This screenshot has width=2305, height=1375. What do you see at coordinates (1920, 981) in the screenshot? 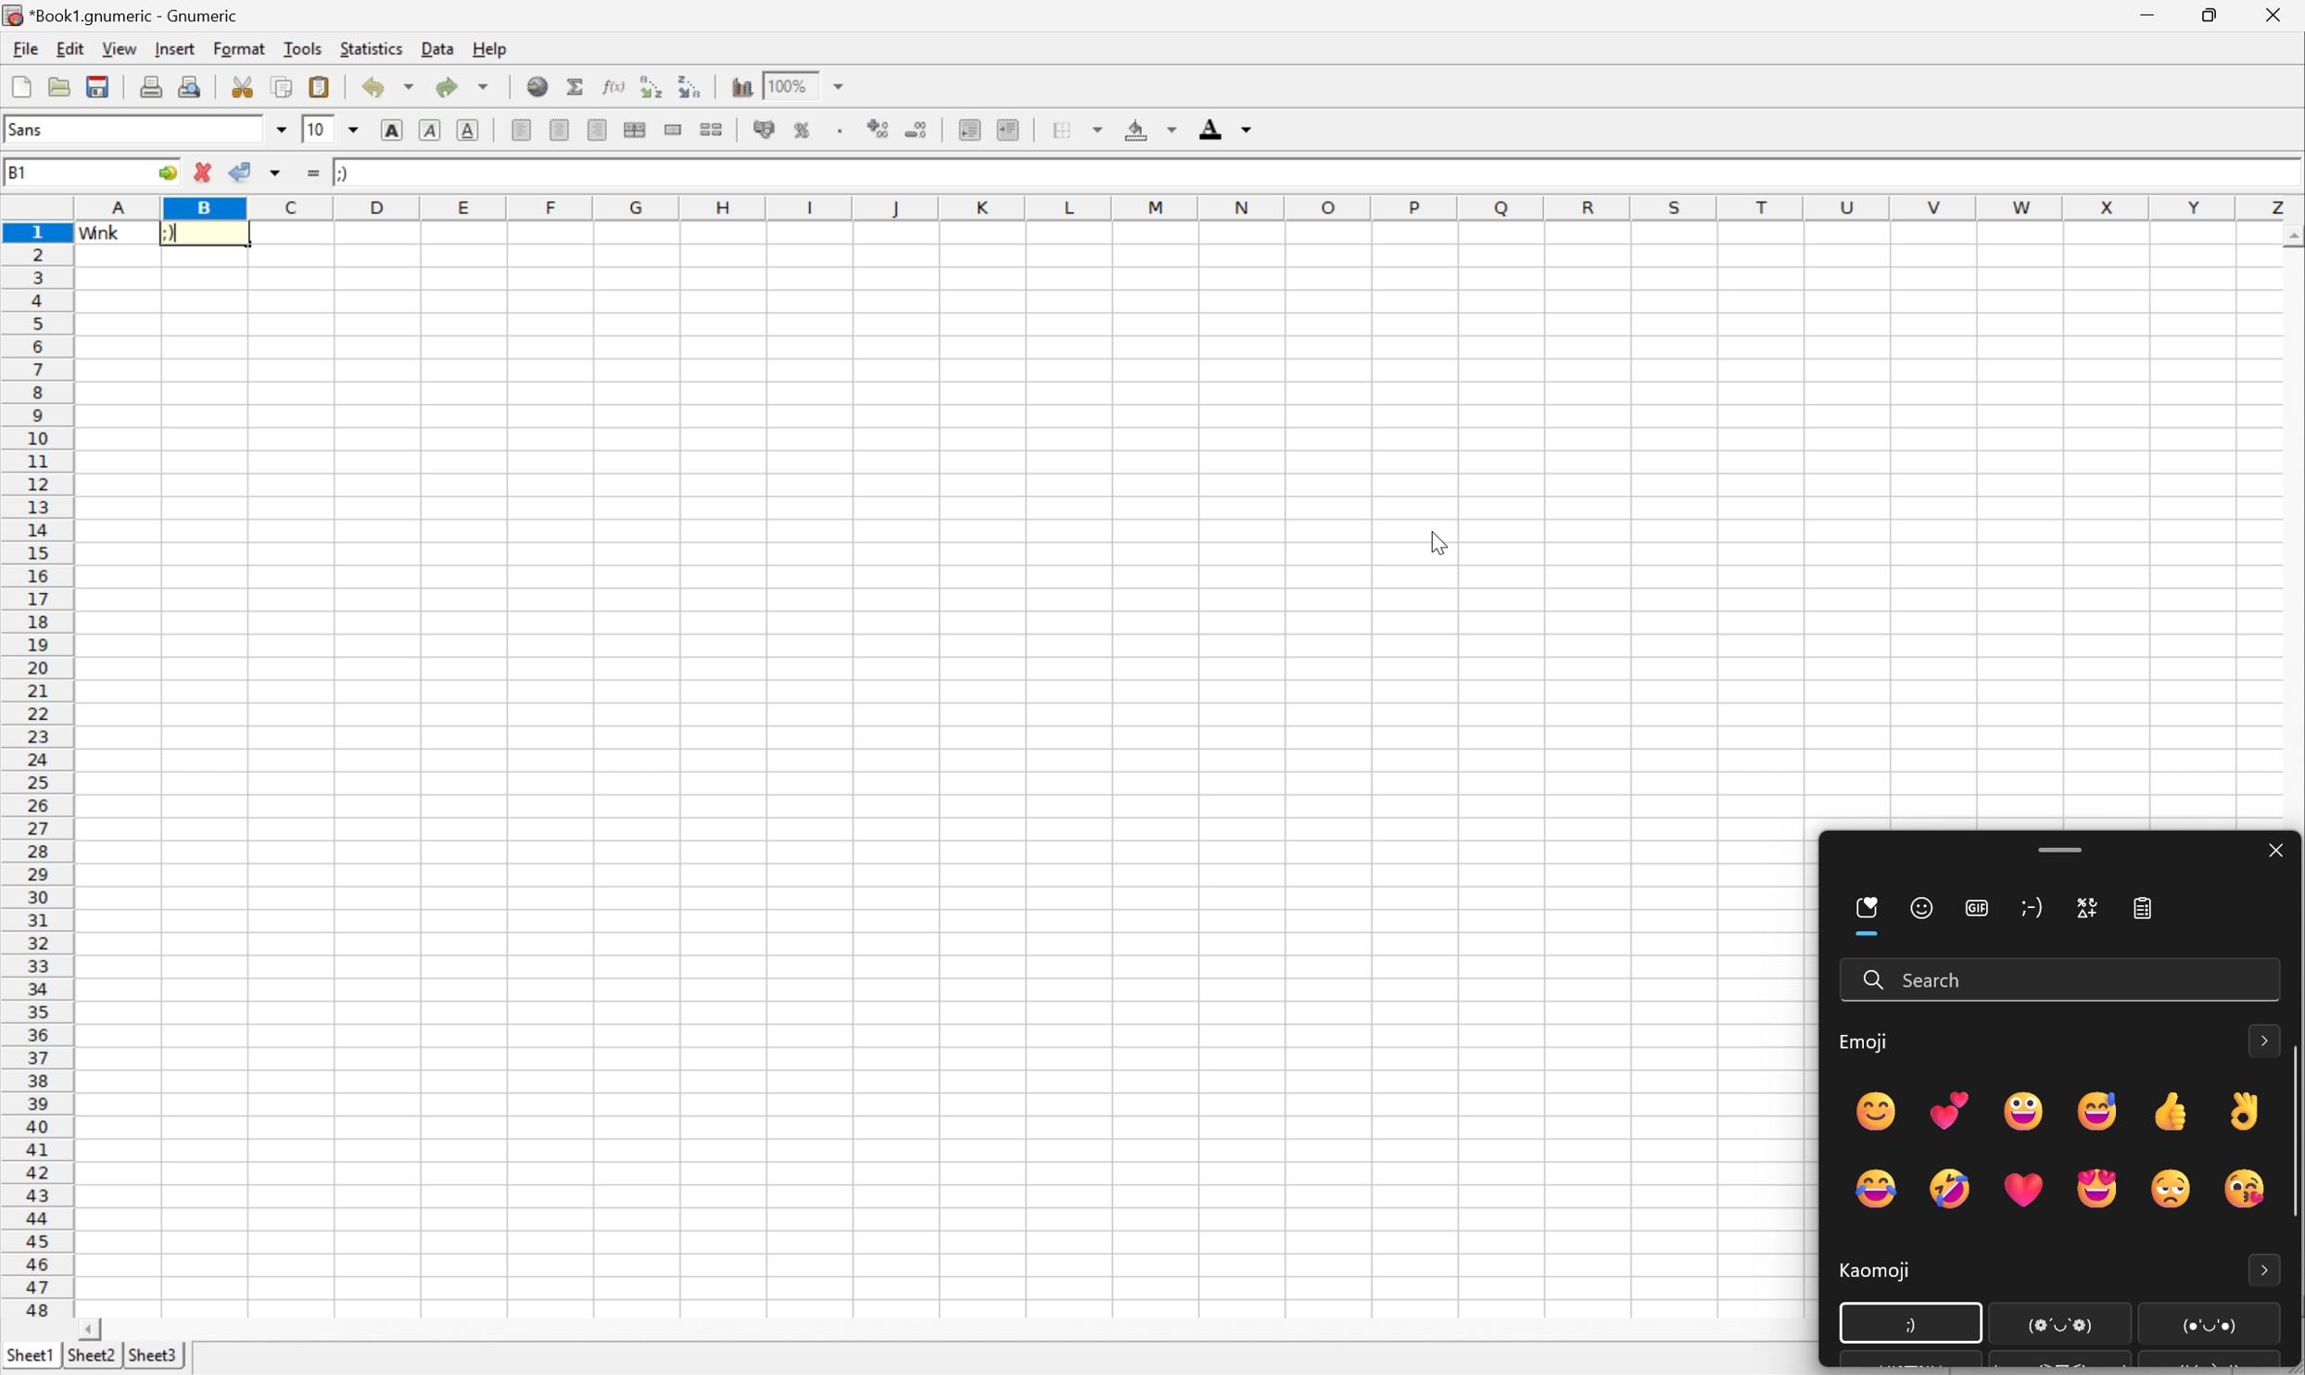
I see `search` at bounding box center [1920, 981].